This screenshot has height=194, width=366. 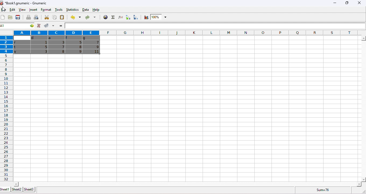 What do you see at coordinates (29, 189) in the screenshot?
I see `sheet3` at bounding box center [29, 189].